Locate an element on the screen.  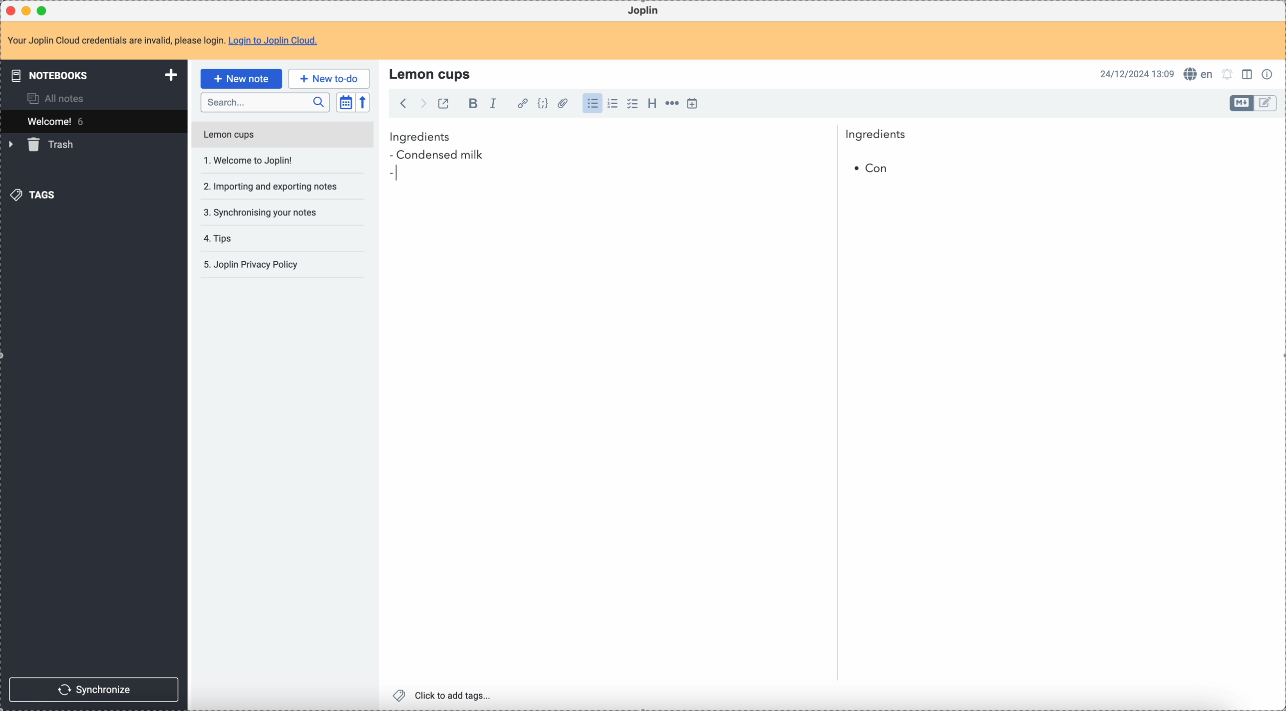
click to add tags is located at coordinates (445, 695).